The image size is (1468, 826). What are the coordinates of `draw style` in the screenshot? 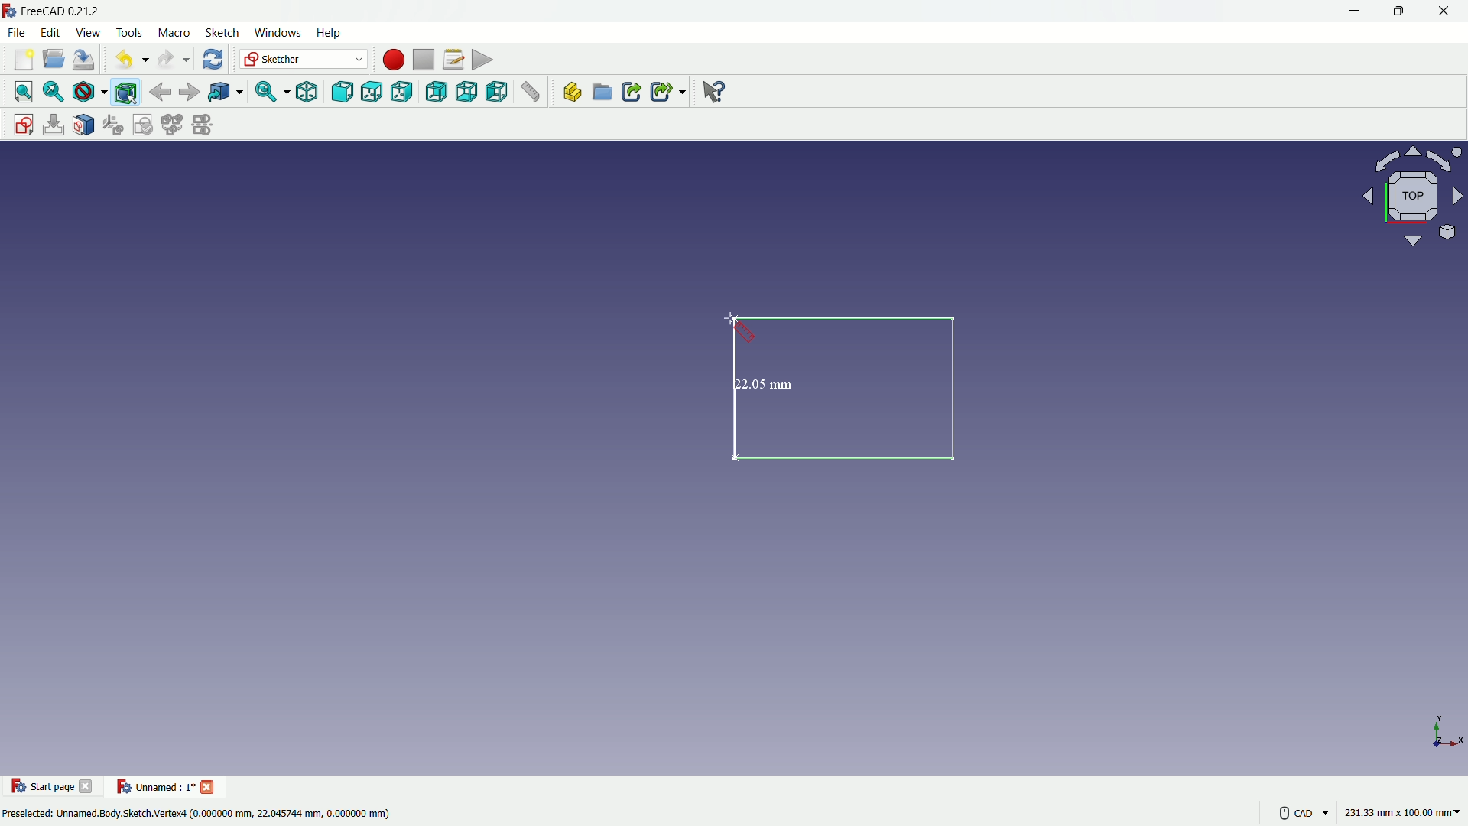 It's located at (89, 92).